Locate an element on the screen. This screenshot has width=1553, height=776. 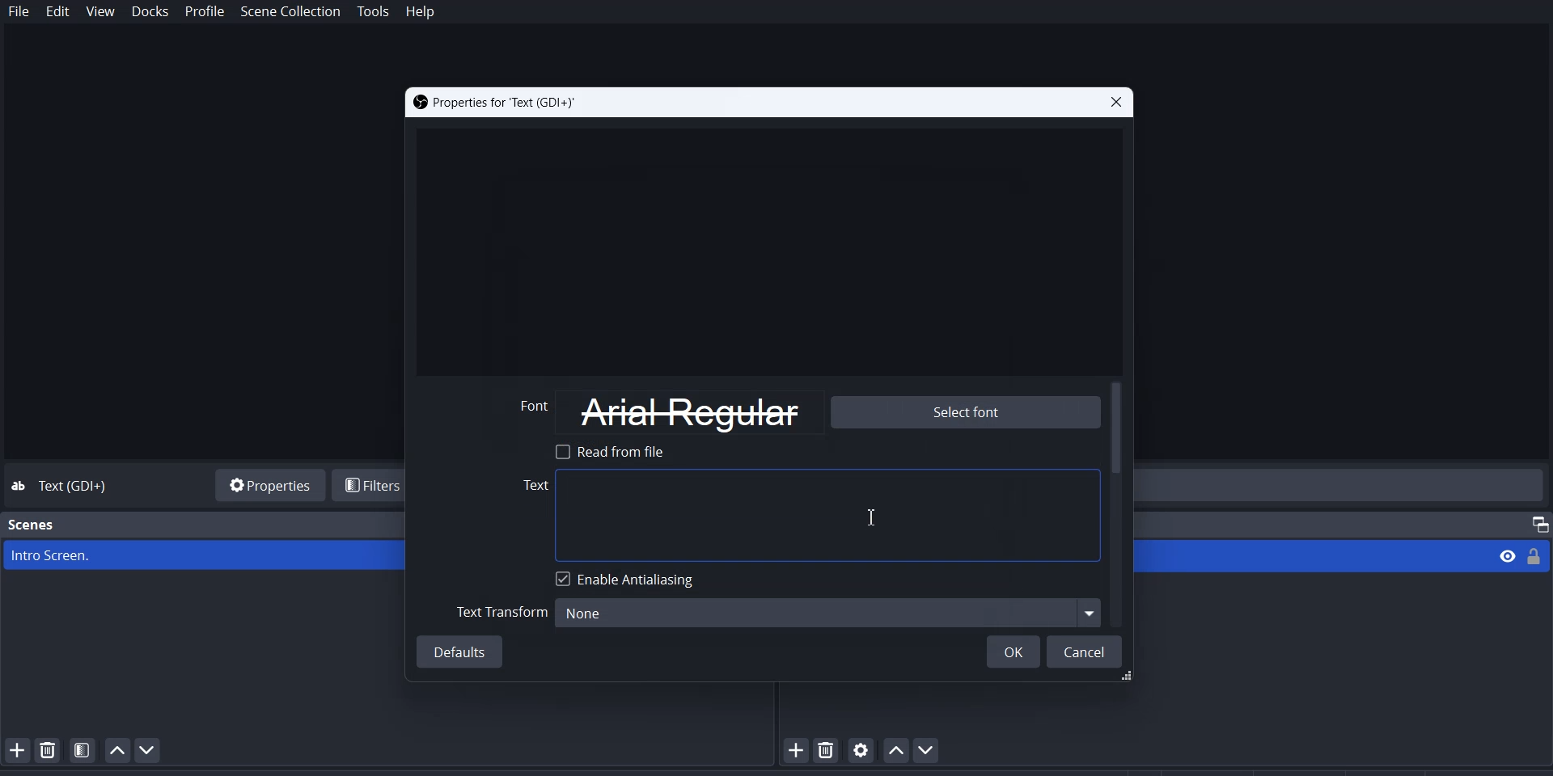
Open Scene Filter is located at coordinates (83, 749).